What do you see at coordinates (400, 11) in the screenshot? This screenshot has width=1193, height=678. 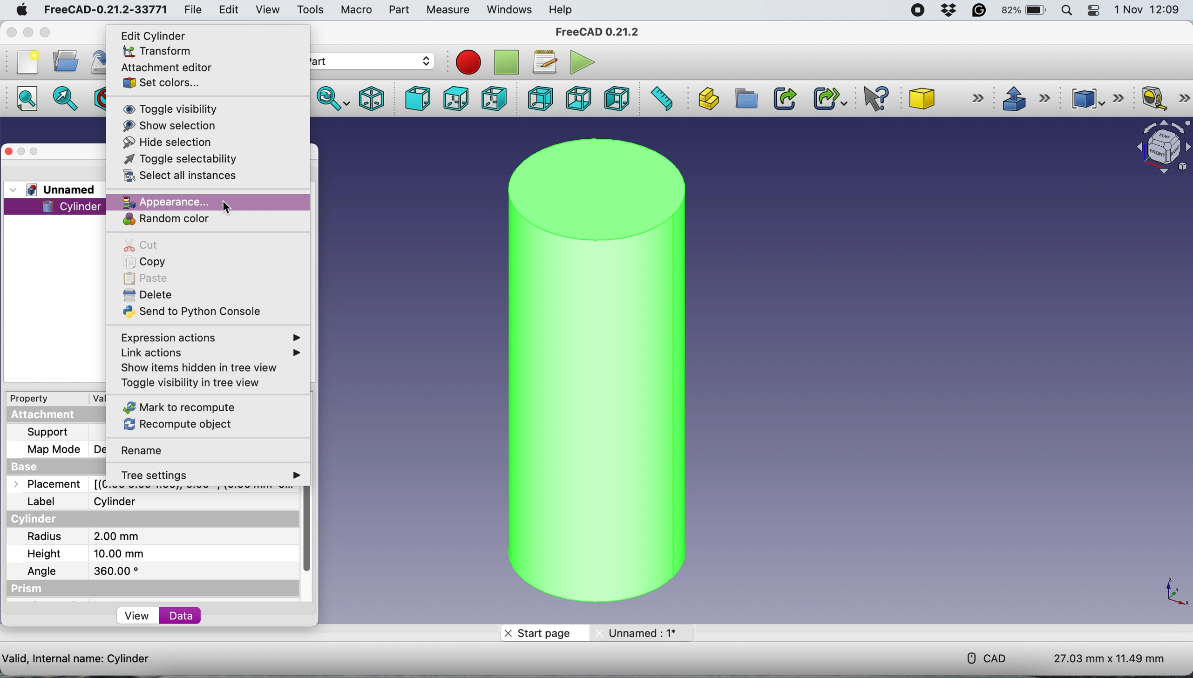 I see `part` at bounding box center [400, 11].